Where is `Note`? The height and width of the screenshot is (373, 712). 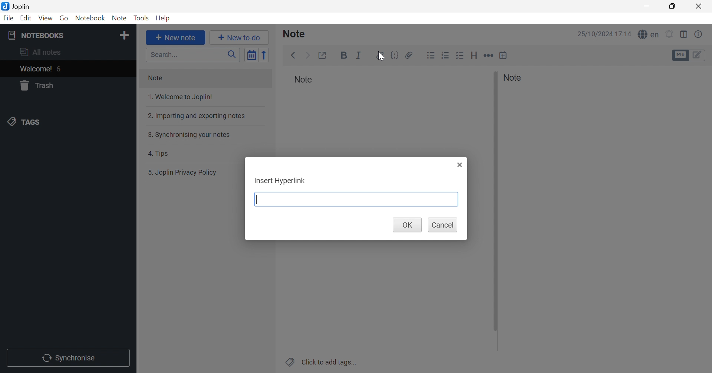
Note is located at coordinates (304, 81).